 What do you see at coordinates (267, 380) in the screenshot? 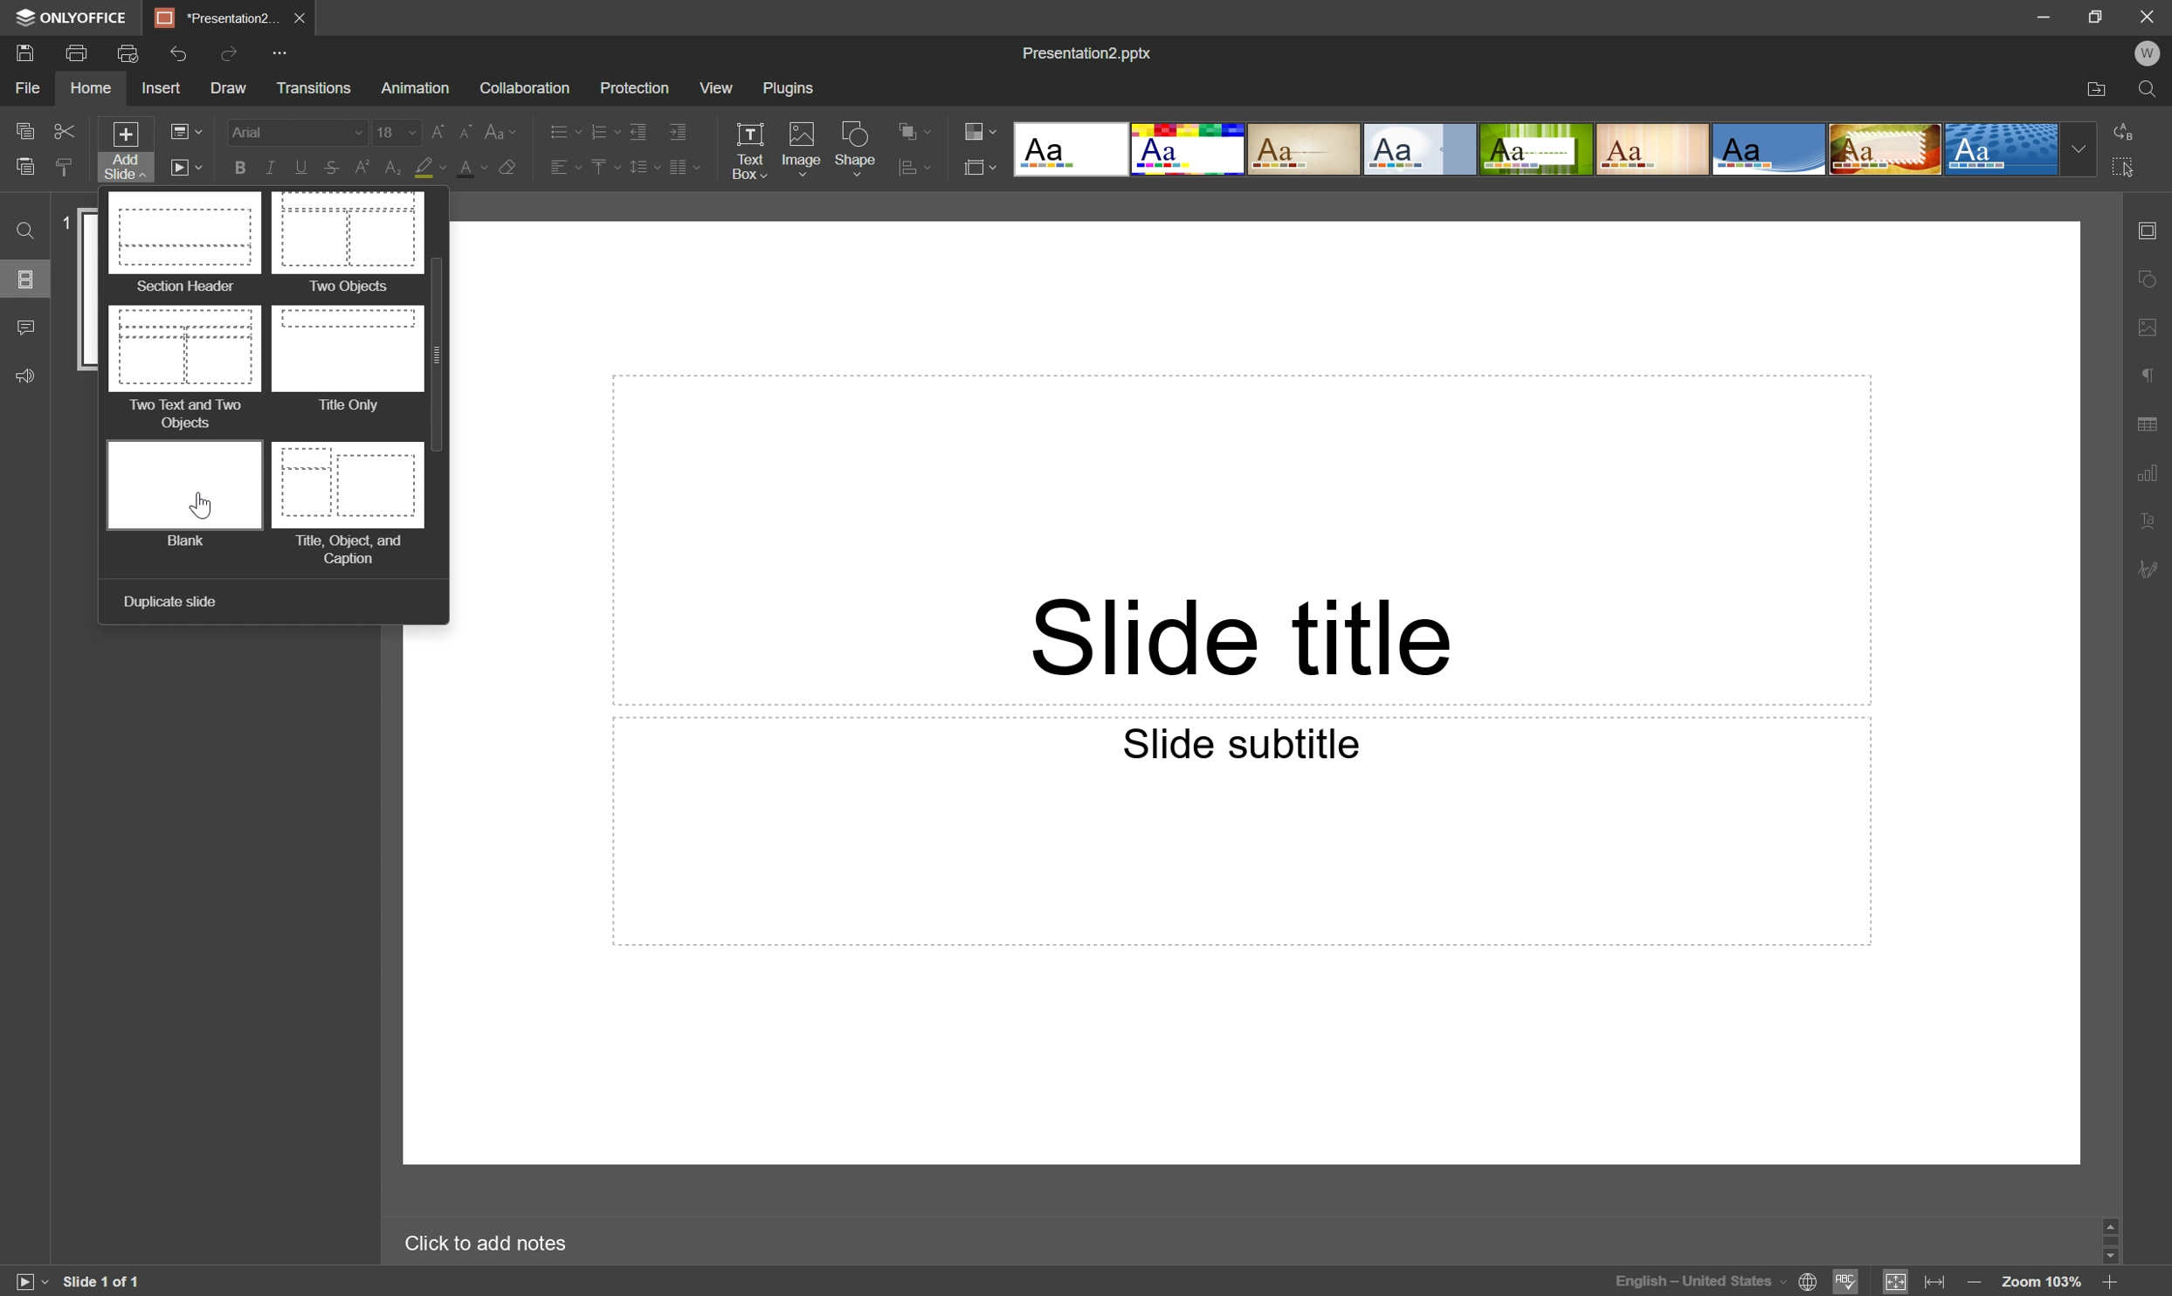
I see `Type of slides` at bounding box center [267, 380].